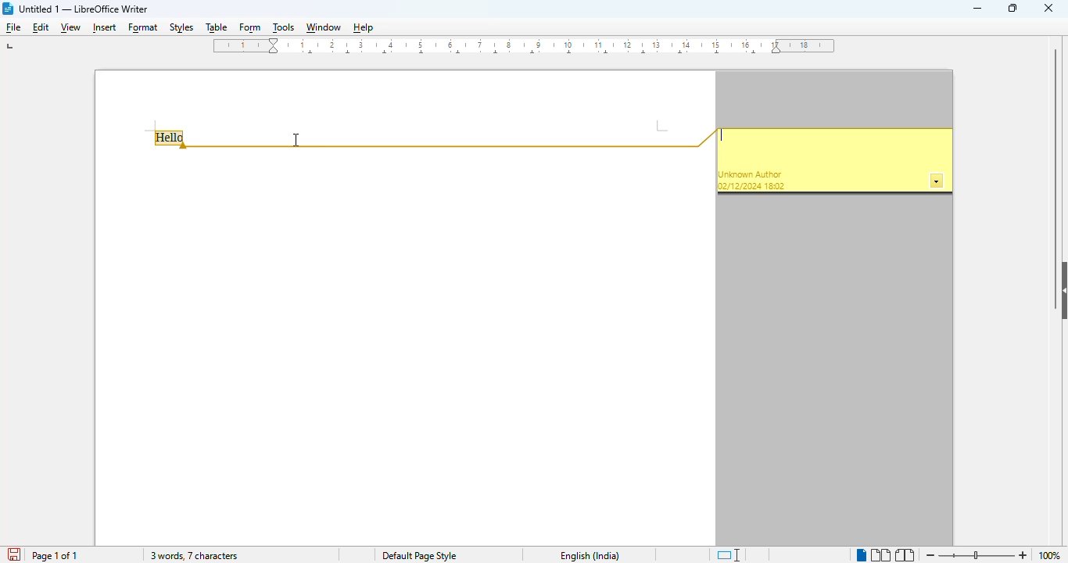 This screenshot has width=1068, height=563. I want to click on zoom factor, so click(1054, 556).